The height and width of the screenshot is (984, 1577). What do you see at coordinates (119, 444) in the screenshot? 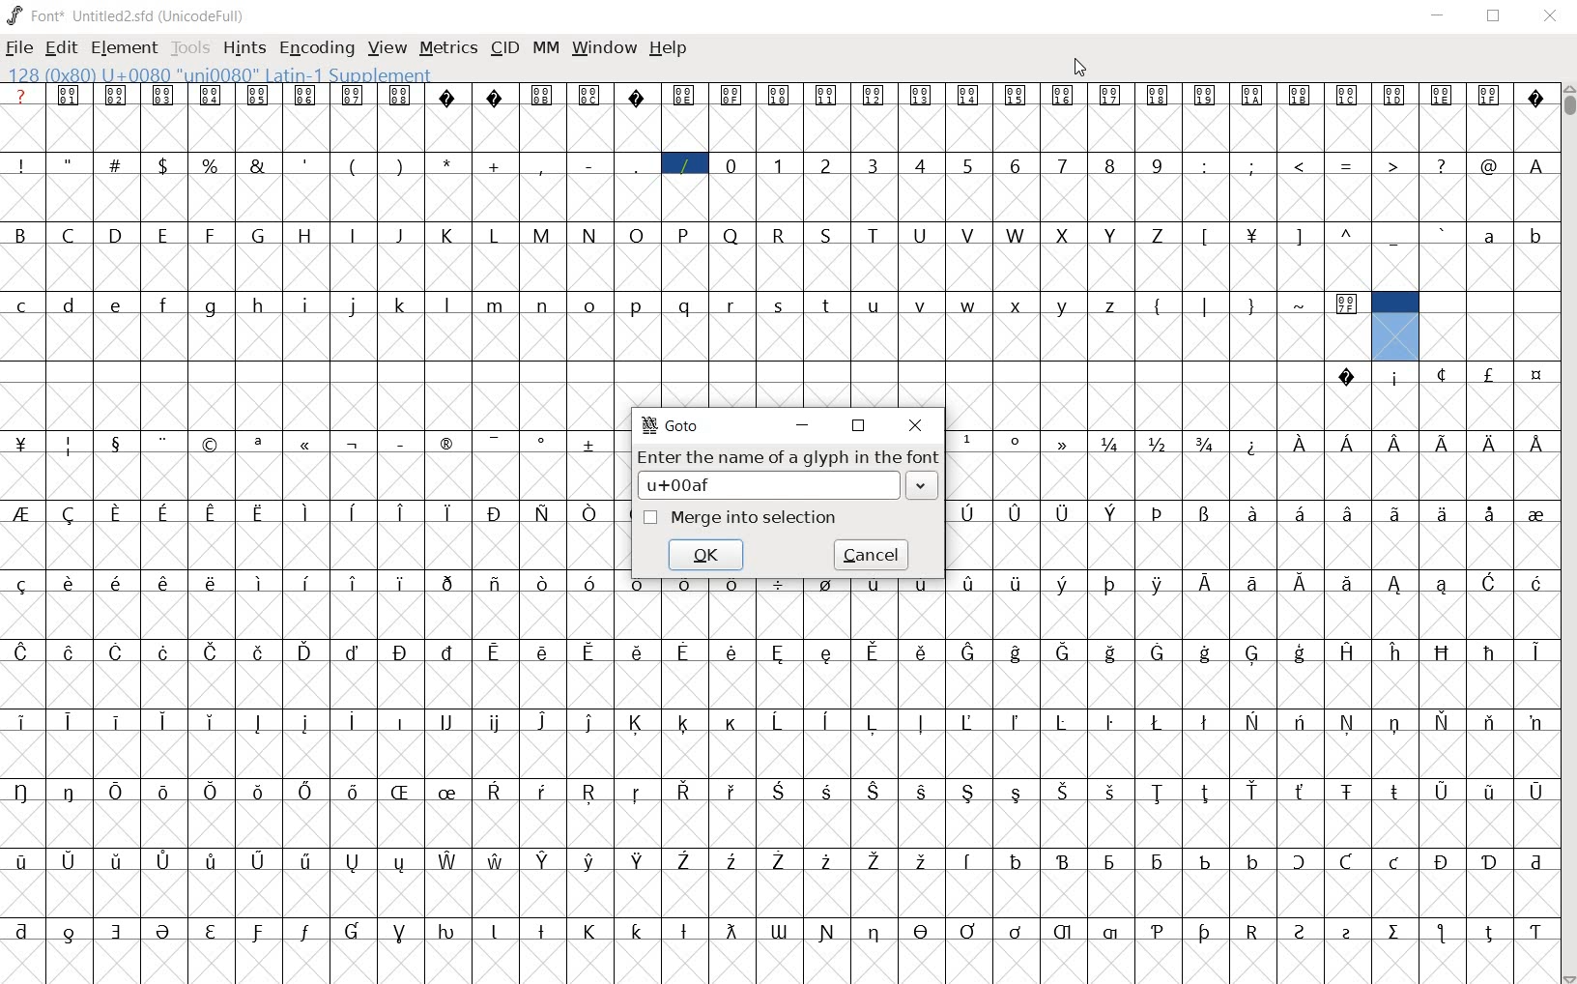
I see `Symbol` at bounding box center [119, 444].